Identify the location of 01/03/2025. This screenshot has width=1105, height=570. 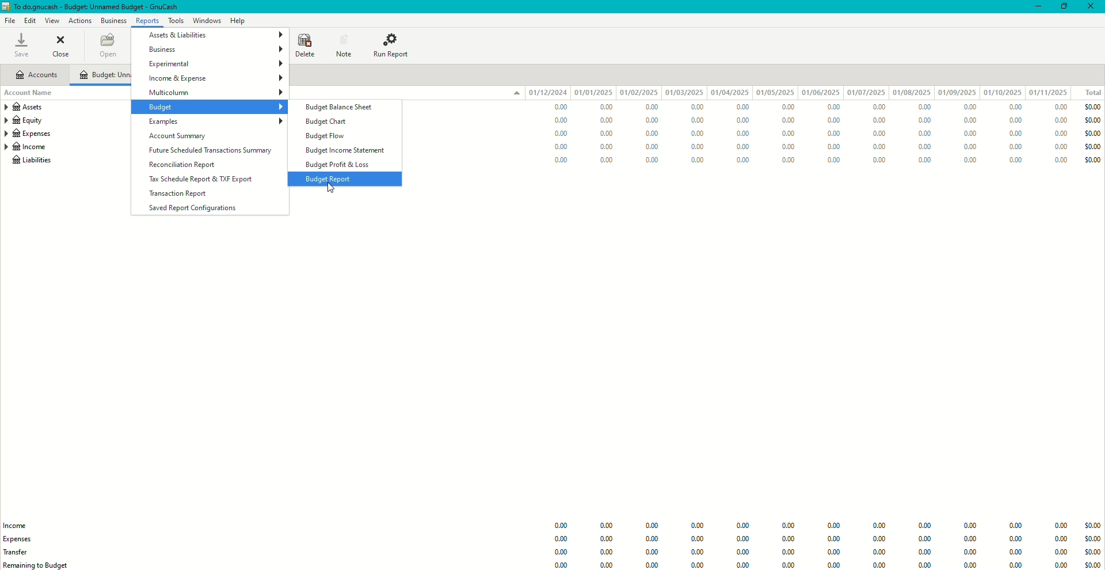
(684, 92).